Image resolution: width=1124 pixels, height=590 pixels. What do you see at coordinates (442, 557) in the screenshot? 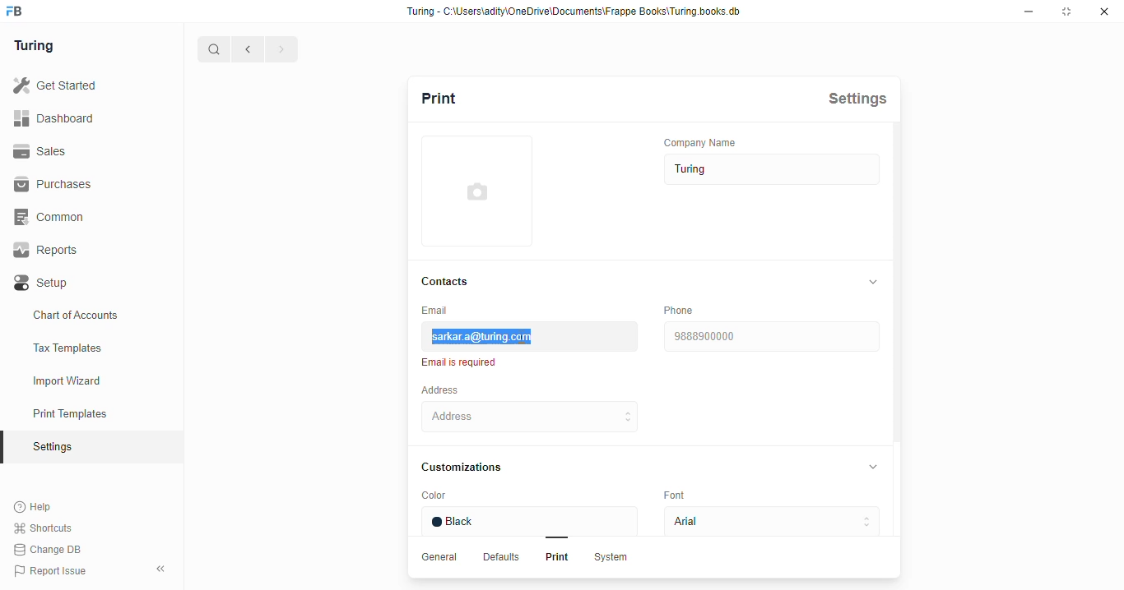
I see `General` at bounding box center [442, 557].